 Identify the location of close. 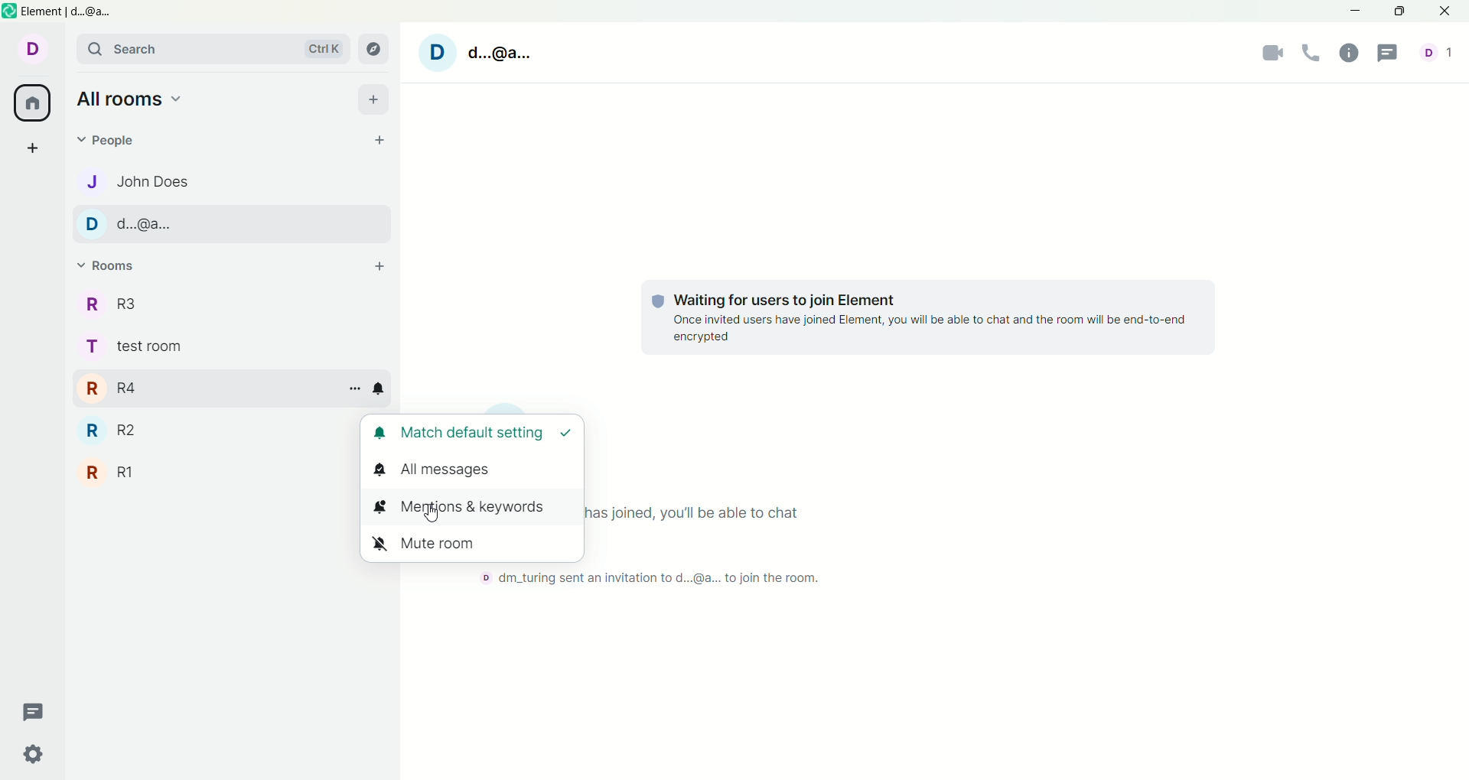
(1445, 11).